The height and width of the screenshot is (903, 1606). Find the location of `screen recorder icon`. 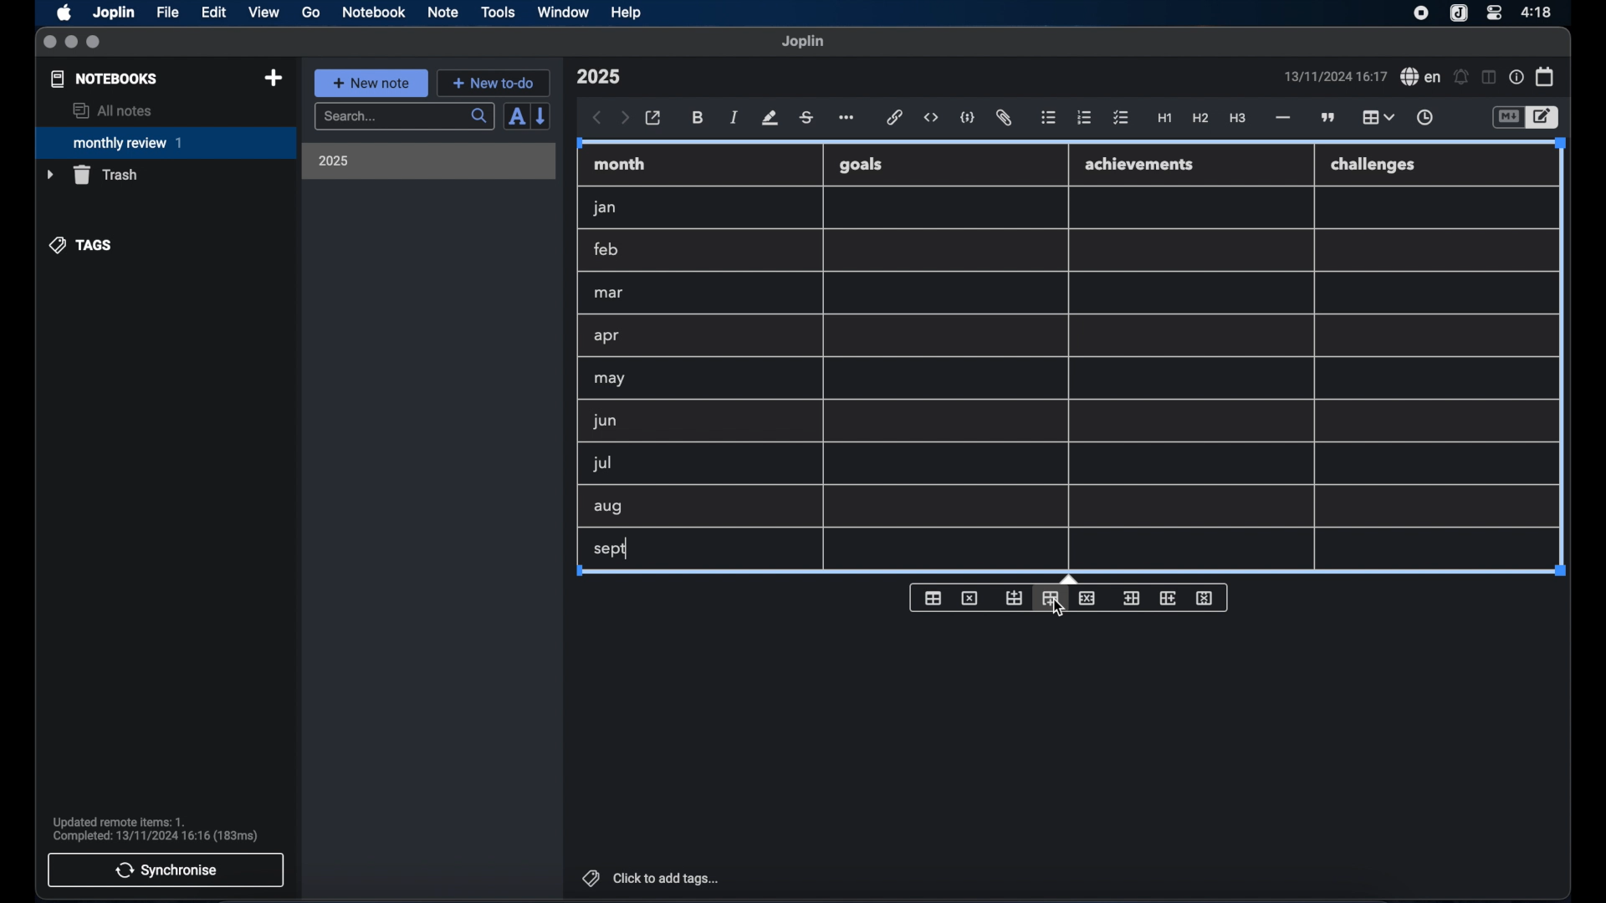

screen recorder icon is located at coordinates (1421, 13).